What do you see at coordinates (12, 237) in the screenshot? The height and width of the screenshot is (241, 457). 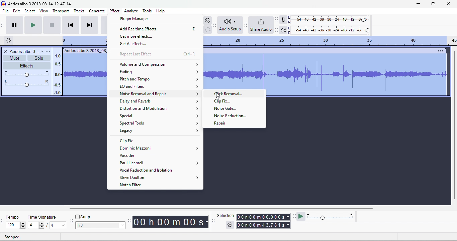 I see `stopped` at bounding box center [12, 237].